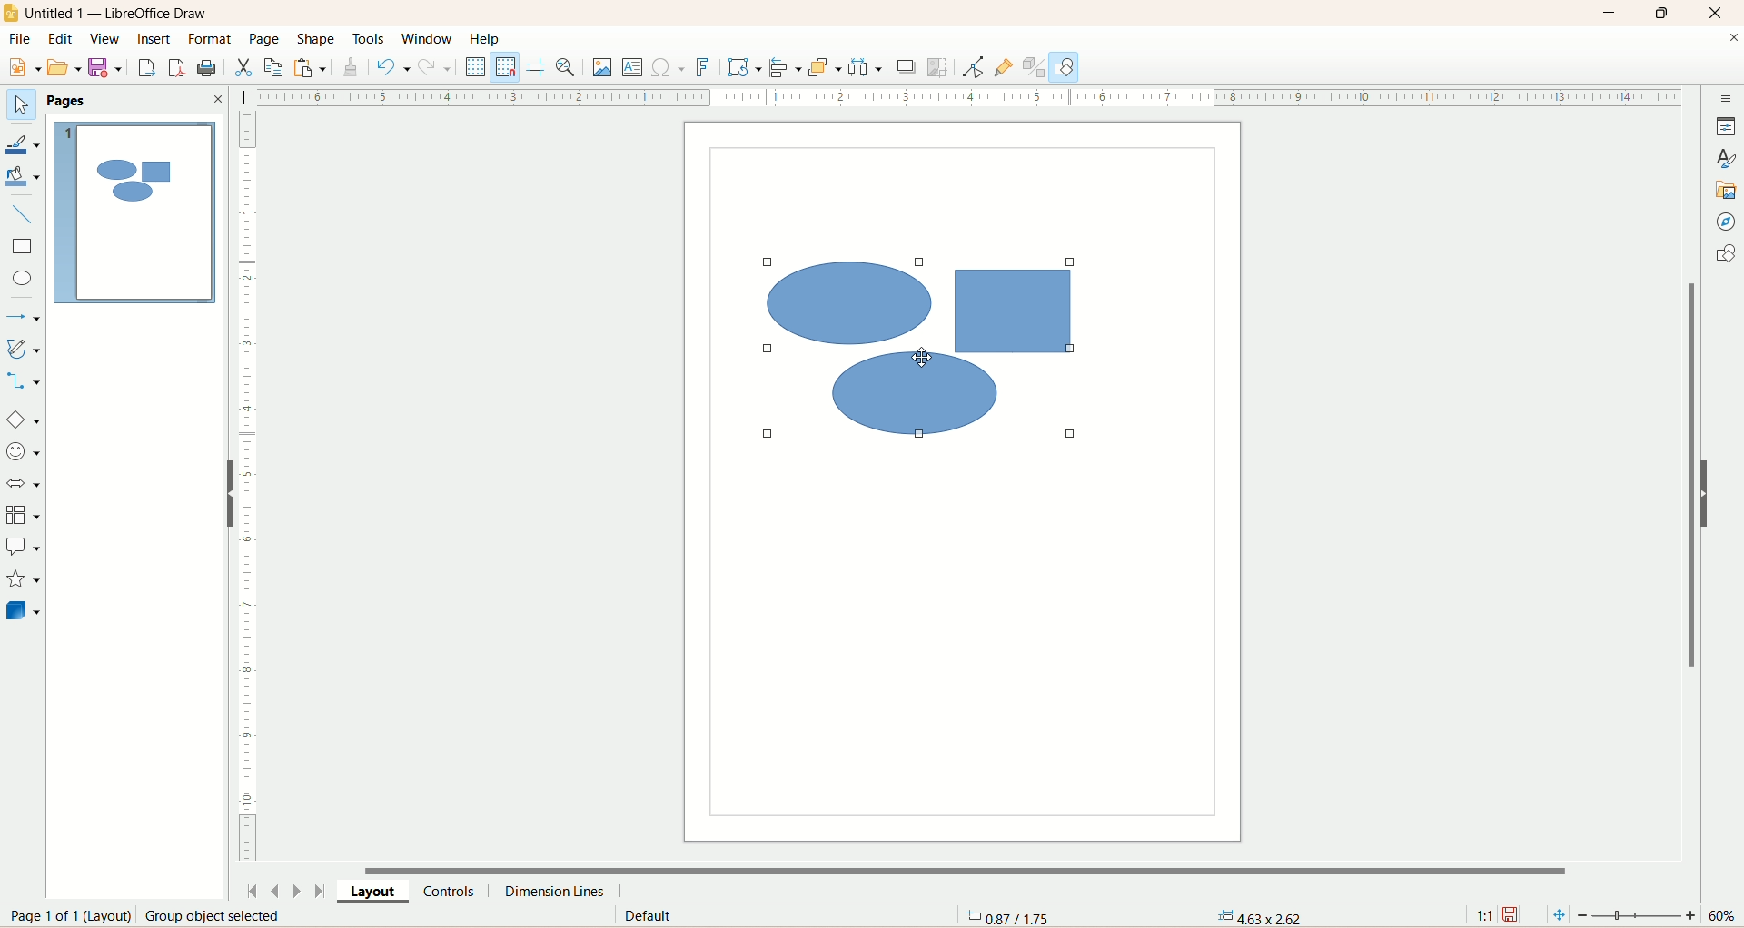 Image resolution: width=1744 pixels, height=928 pixels. I want to click on properties, so click(1728, 126).